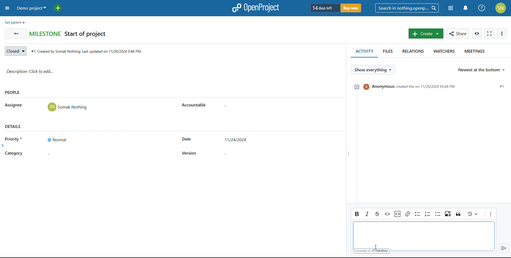 The image size is (511, 258). What do you see at coordinates (373, 69) in the screenshot?
I see `selct what to show` at bounding box center [373, 69].